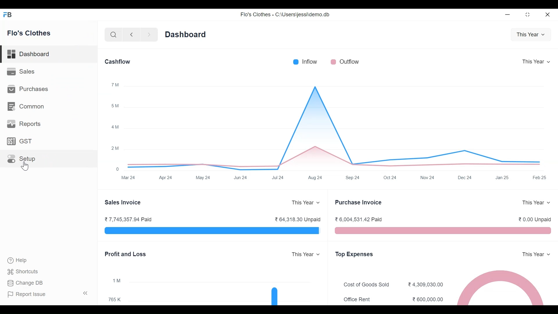  What do you see at coordinates (298, 220) in the screenshot?
I see `64,318.30 Unpaid` at bounding box center [298, 220].